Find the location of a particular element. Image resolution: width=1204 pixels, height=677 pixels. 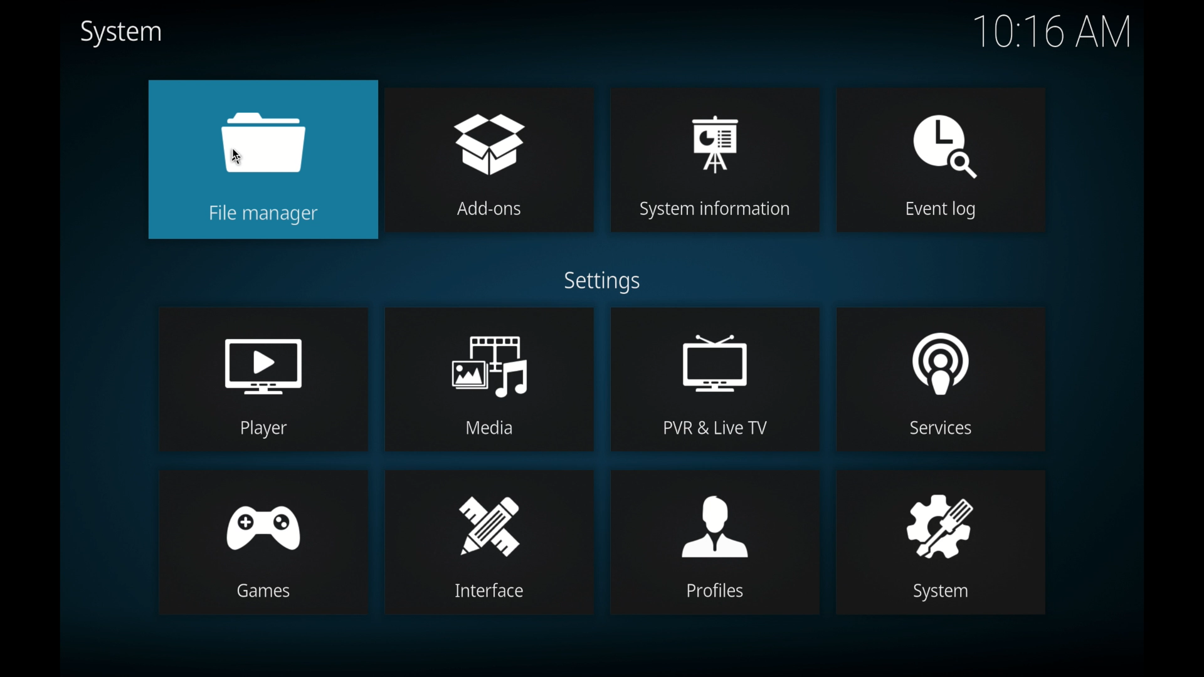

10.16 am is located at coordinates (1053, 32).